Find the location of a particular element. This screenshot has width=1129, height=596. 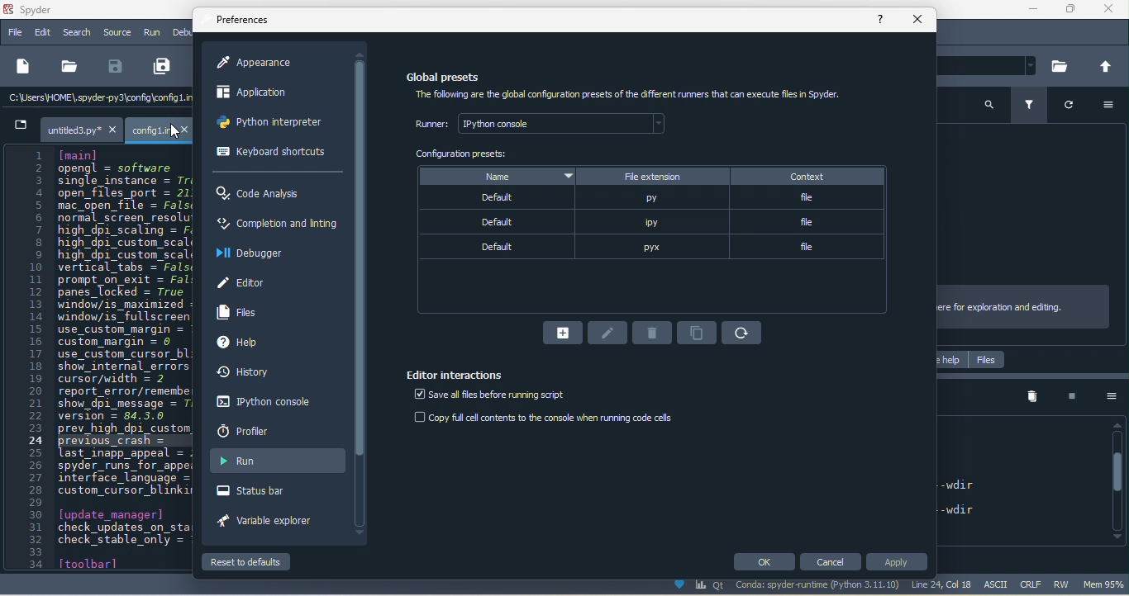

history is located at coordinates (263, 373).